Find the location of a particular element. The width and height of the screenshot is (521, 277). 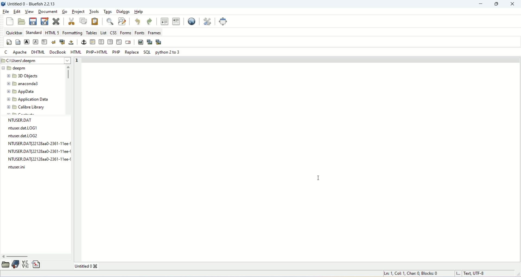

Ln: 1. Col: 1. Char: 0 Blocks: 0 is located at coordinates (412, 273).